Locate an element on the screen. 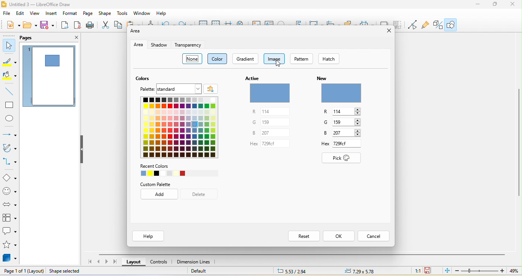 Image resolution: width=522 pixels, height=276 pixels. pick is located at coordinates (342, 159).